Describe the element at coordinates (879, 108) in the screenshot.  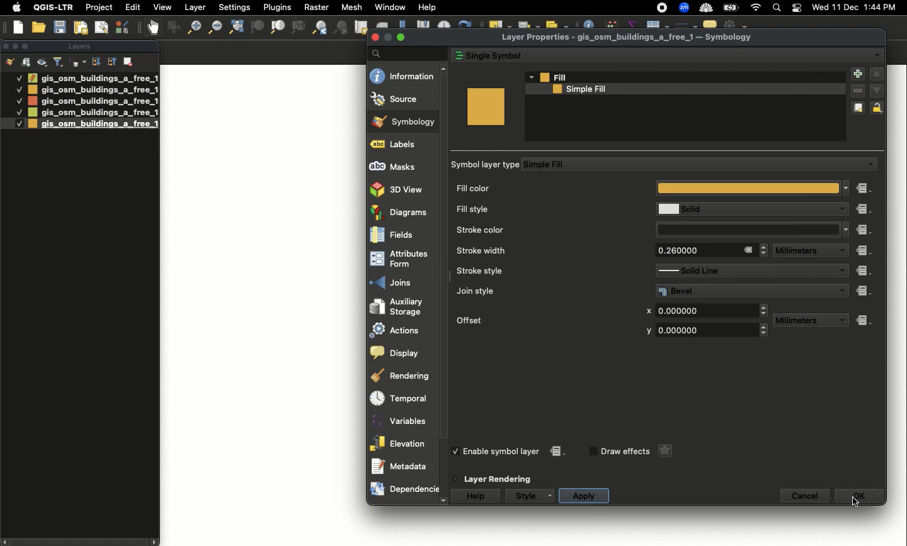
I see `Lock` at that location.